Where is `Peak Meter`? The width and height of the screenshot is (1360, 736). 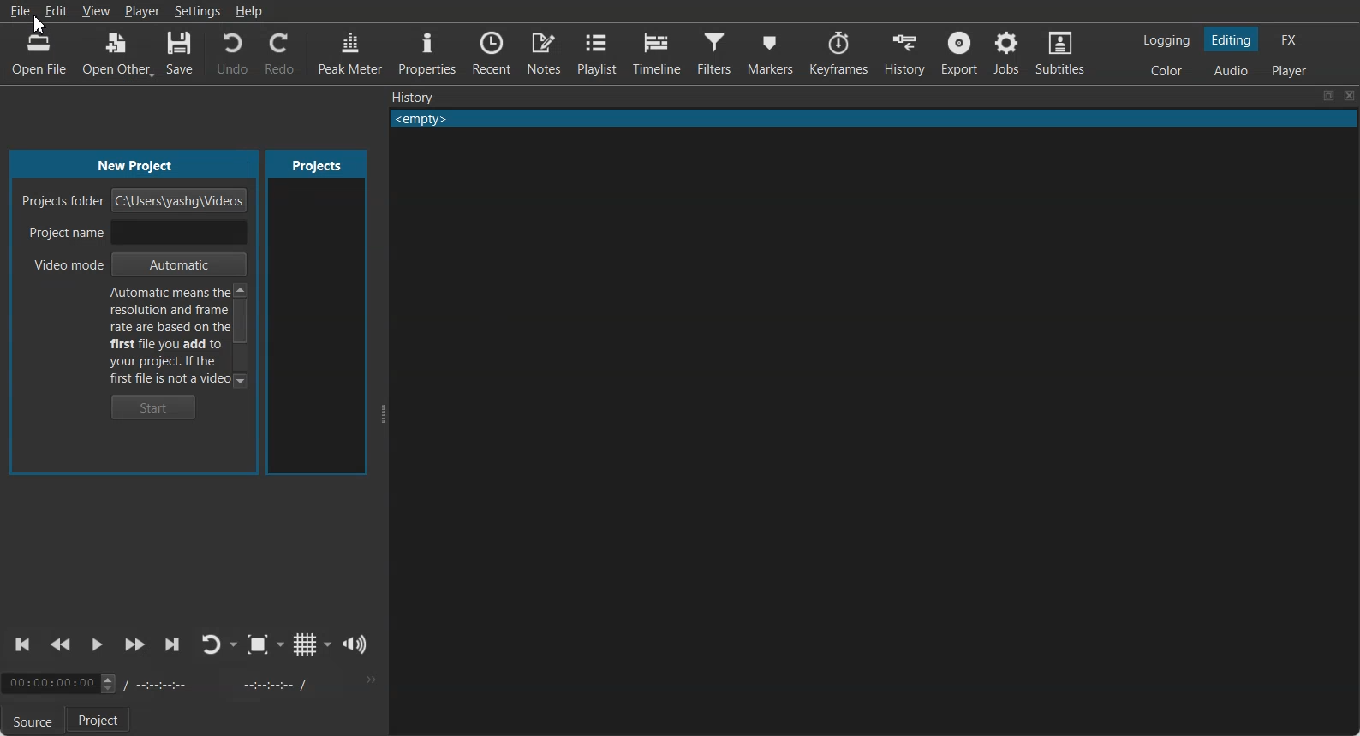 Peak Meter is located at coordinates (350, 51).